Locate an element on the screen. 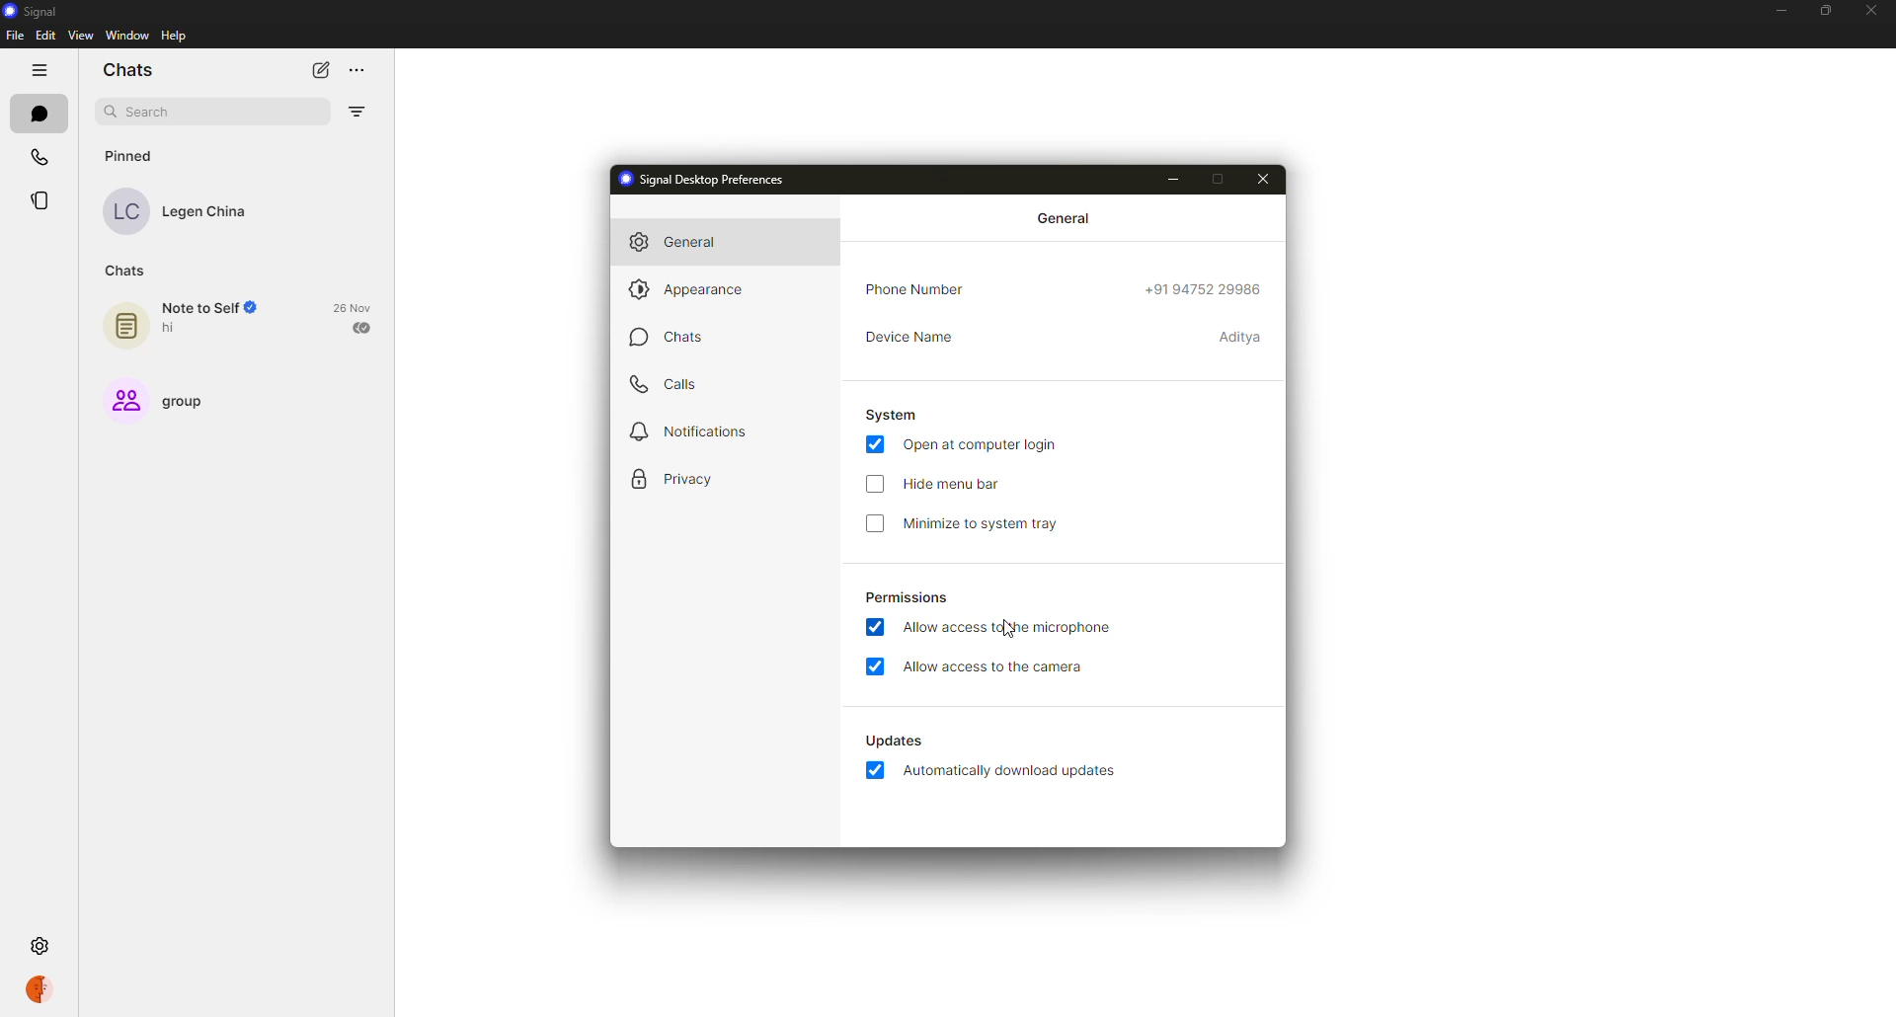  enabled is located at coordinates (879, 667).